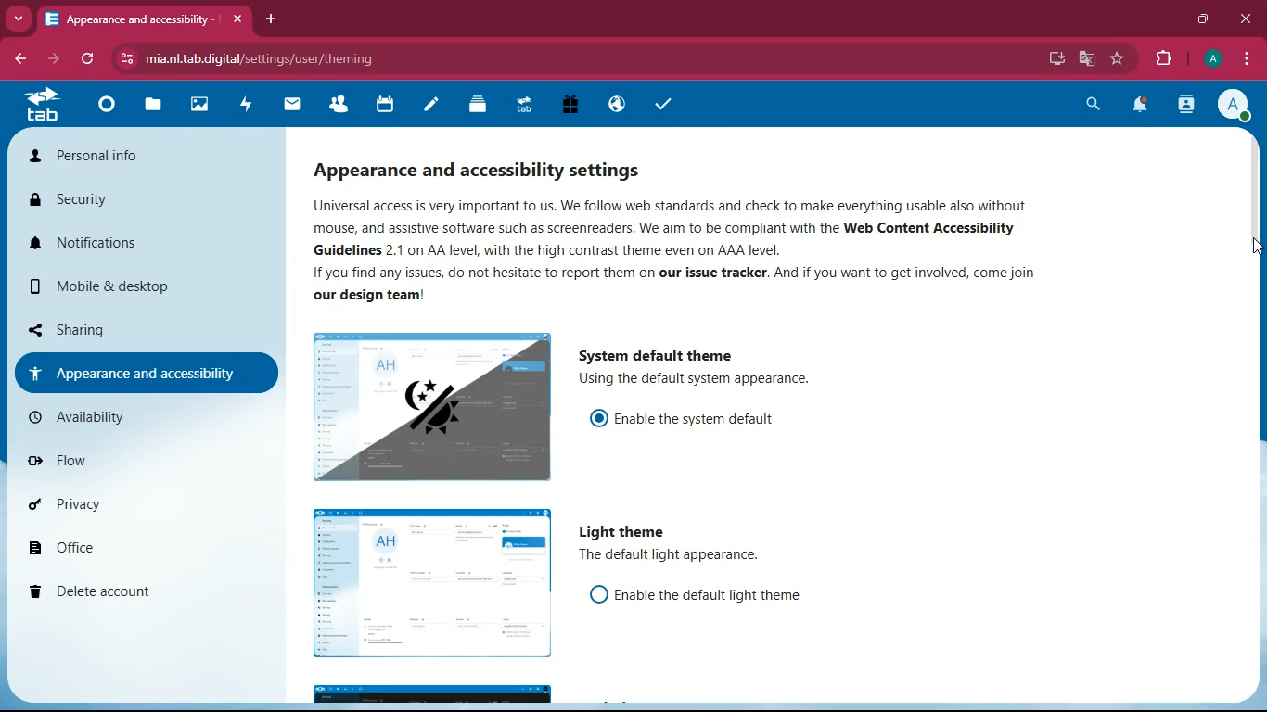 The width and height of the screenshot is (1267, 712). I want to click on public, so click(615, 108).